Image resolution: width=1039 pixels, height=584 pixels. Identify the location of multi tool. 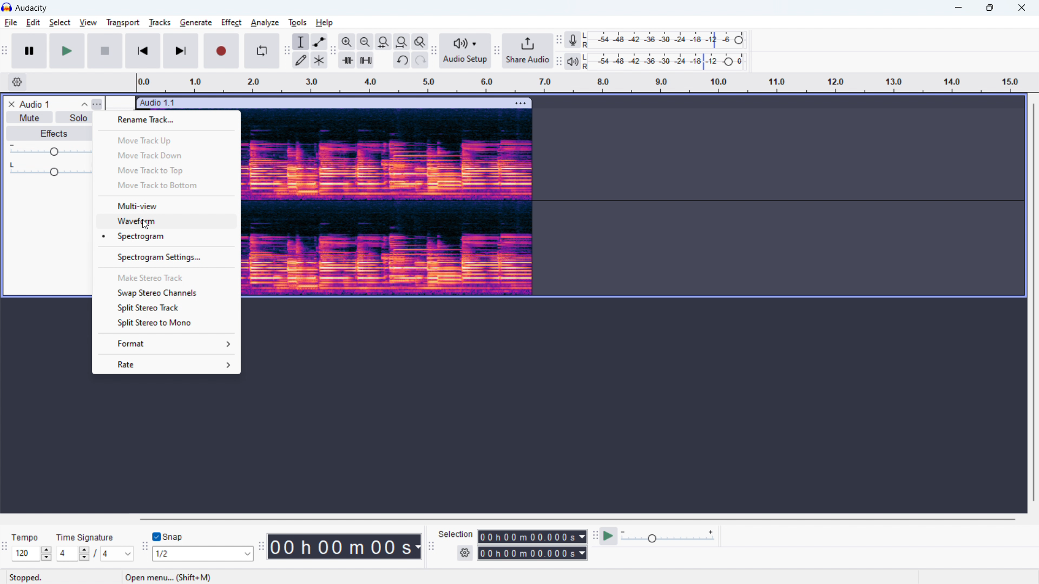
(319, 60).